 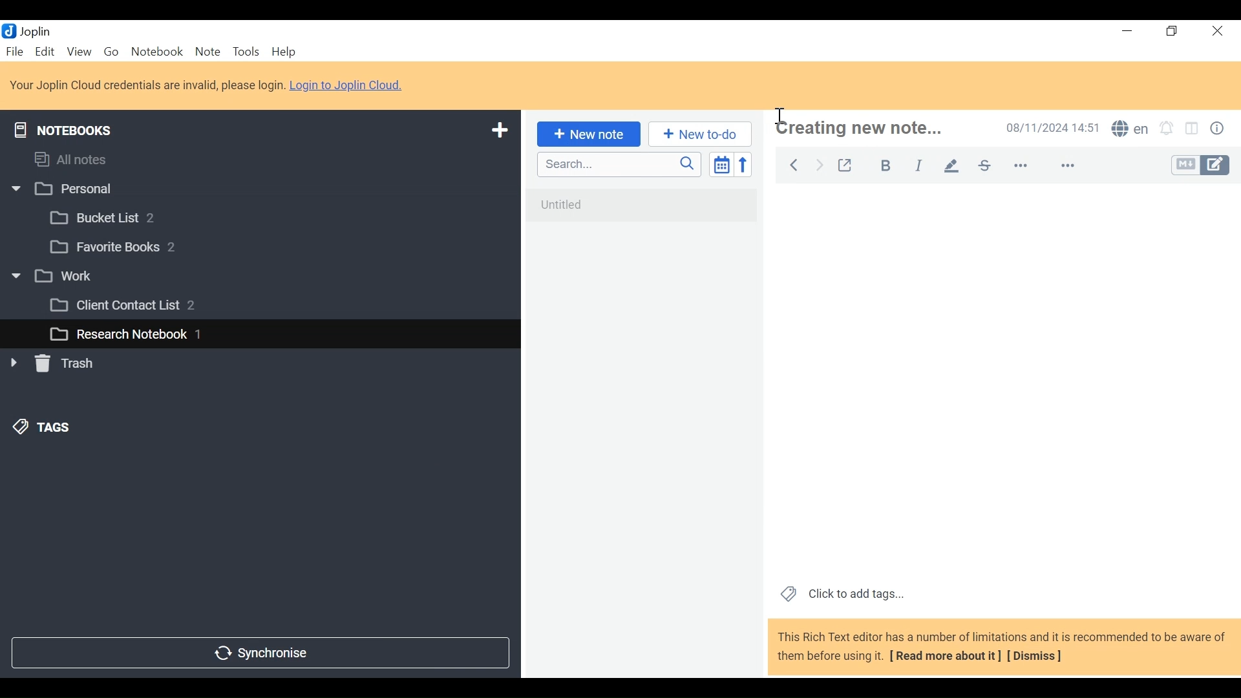 I want to click on Date and Time, so click(x=1049, y=127).